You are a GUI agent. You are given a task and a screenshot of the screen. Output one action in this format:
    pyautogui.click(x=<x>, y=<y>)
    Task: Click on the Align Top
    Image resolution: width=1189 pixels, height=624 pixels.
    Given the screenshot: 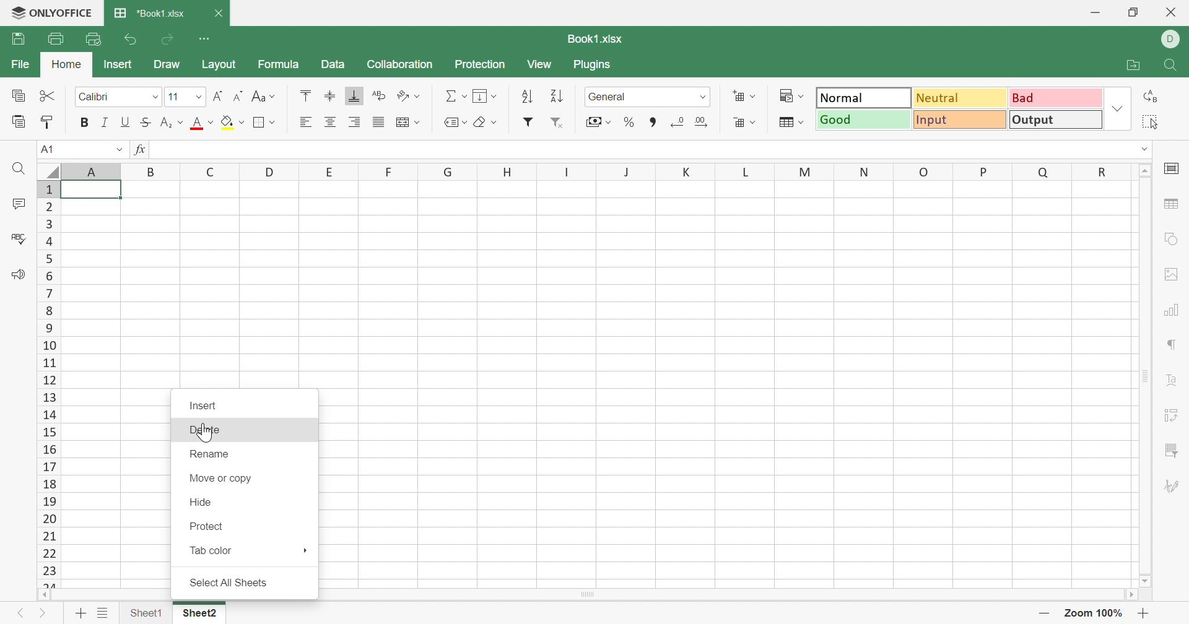 What is the action you would take?
    pyautogui.click(x=307, y=96)
    